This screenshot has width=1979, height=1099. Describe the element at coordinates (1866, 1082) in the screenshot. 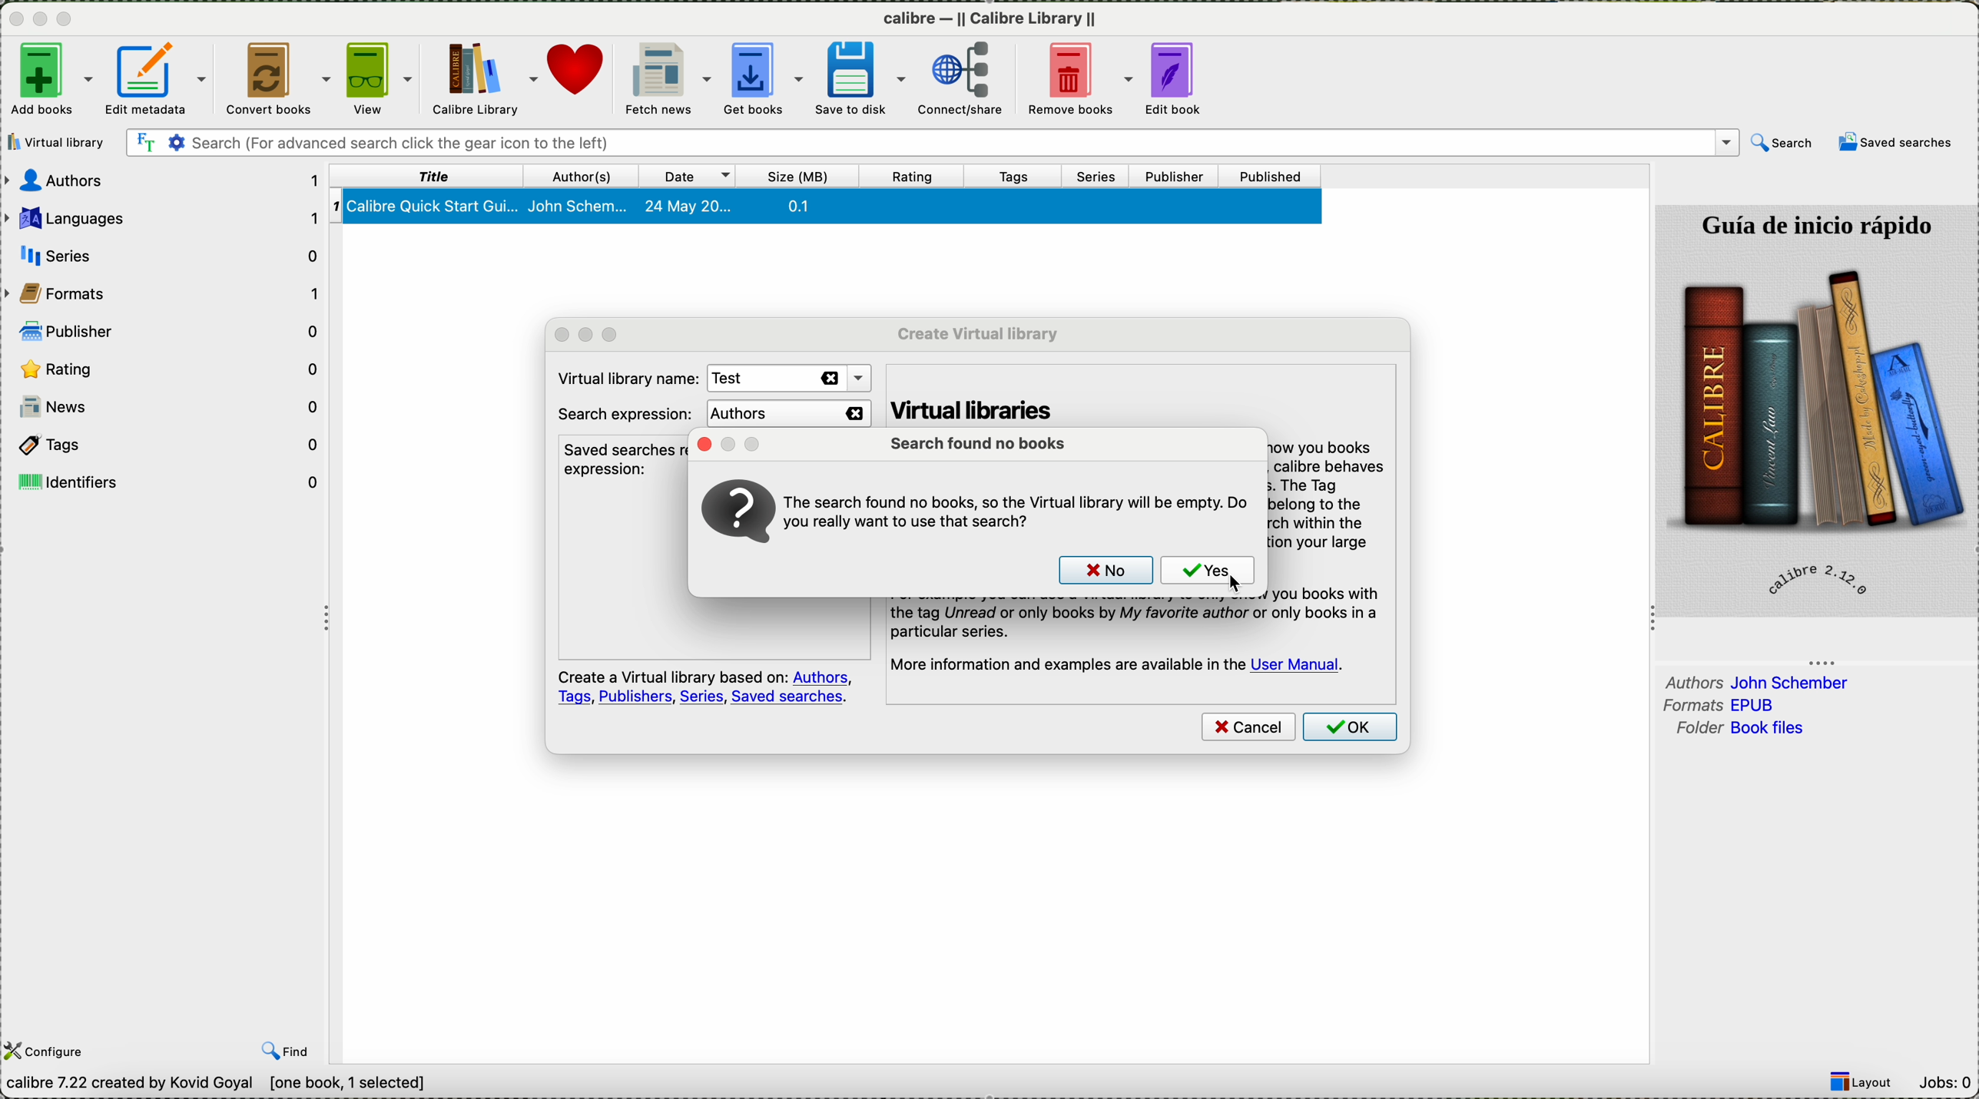

I see `layout` at that location.